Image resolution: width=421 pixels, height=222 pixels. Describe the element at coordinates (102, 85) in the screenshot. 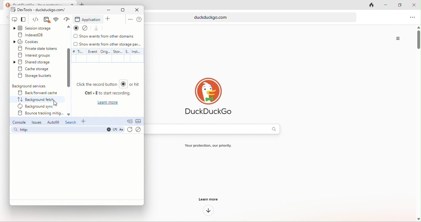

I see `click record button` at that location.